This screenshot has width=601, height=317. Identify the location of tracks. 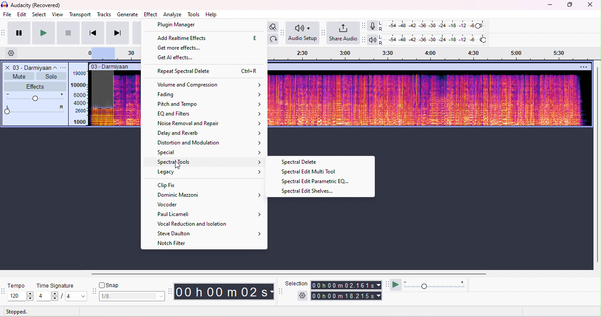
(104, 15).